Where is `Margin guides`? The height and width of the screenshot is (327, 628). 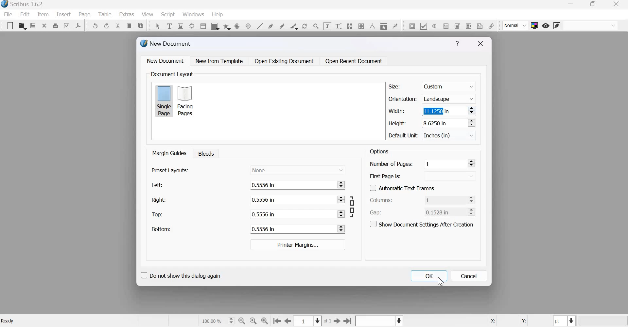 Margin guides is located at coordinates (168, 153).